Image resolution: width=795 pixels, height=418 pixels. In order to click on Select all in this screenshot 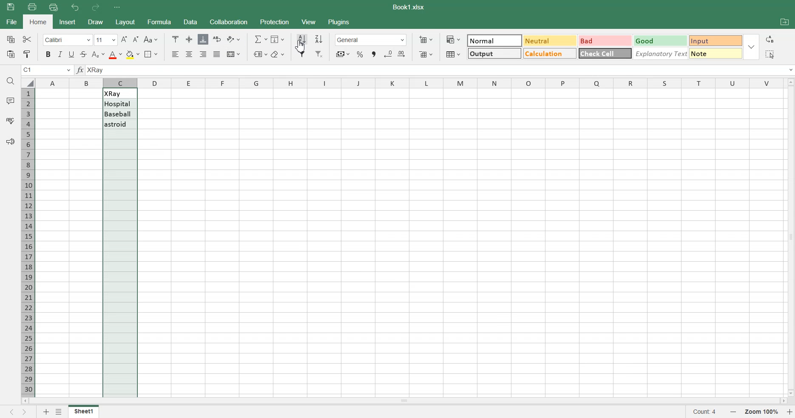, I will do `click(769, 54)`.